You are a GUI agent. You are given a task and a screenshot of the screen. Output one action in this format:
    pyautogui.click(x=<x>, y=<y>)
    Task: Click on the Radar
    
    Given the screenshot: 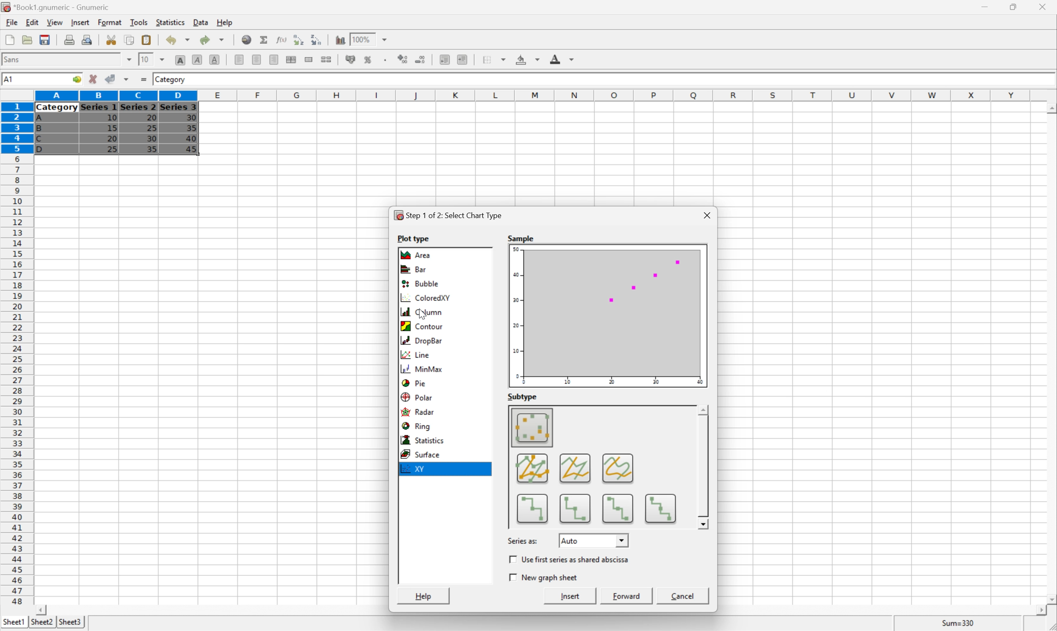 What is the action you would take?
    pyautogui.click(x=419, y=412)
    